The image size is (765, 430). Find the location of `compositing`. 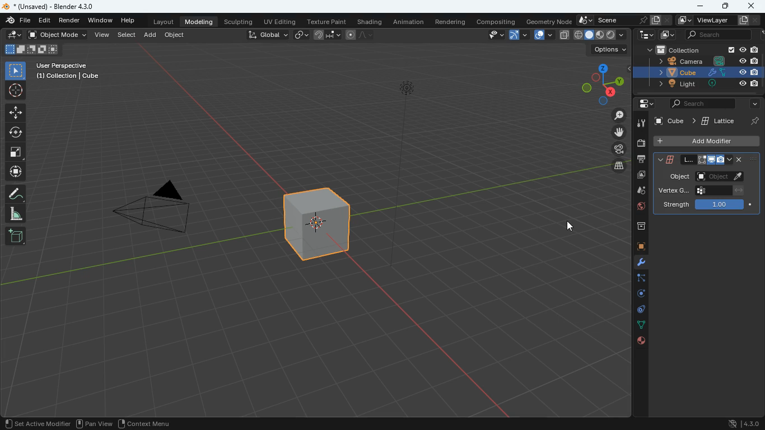

compositing is located at coordinates (499, 21).